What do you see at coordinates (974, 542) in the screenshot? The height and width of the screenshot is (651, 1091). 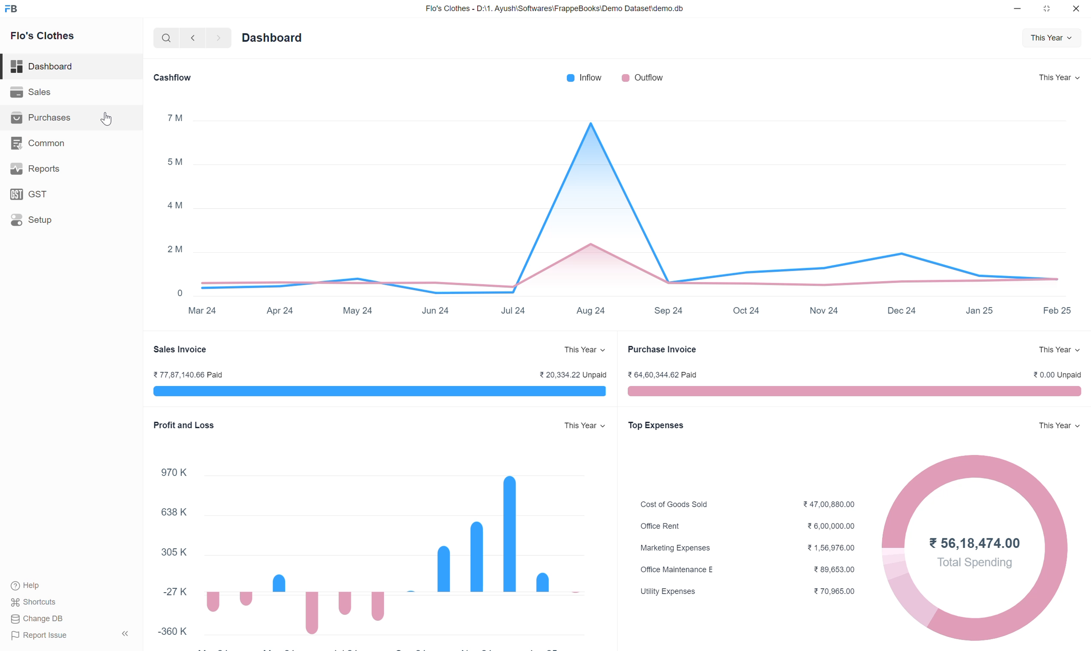 I see `56,18,474.00` at bounding box center [974, 542].